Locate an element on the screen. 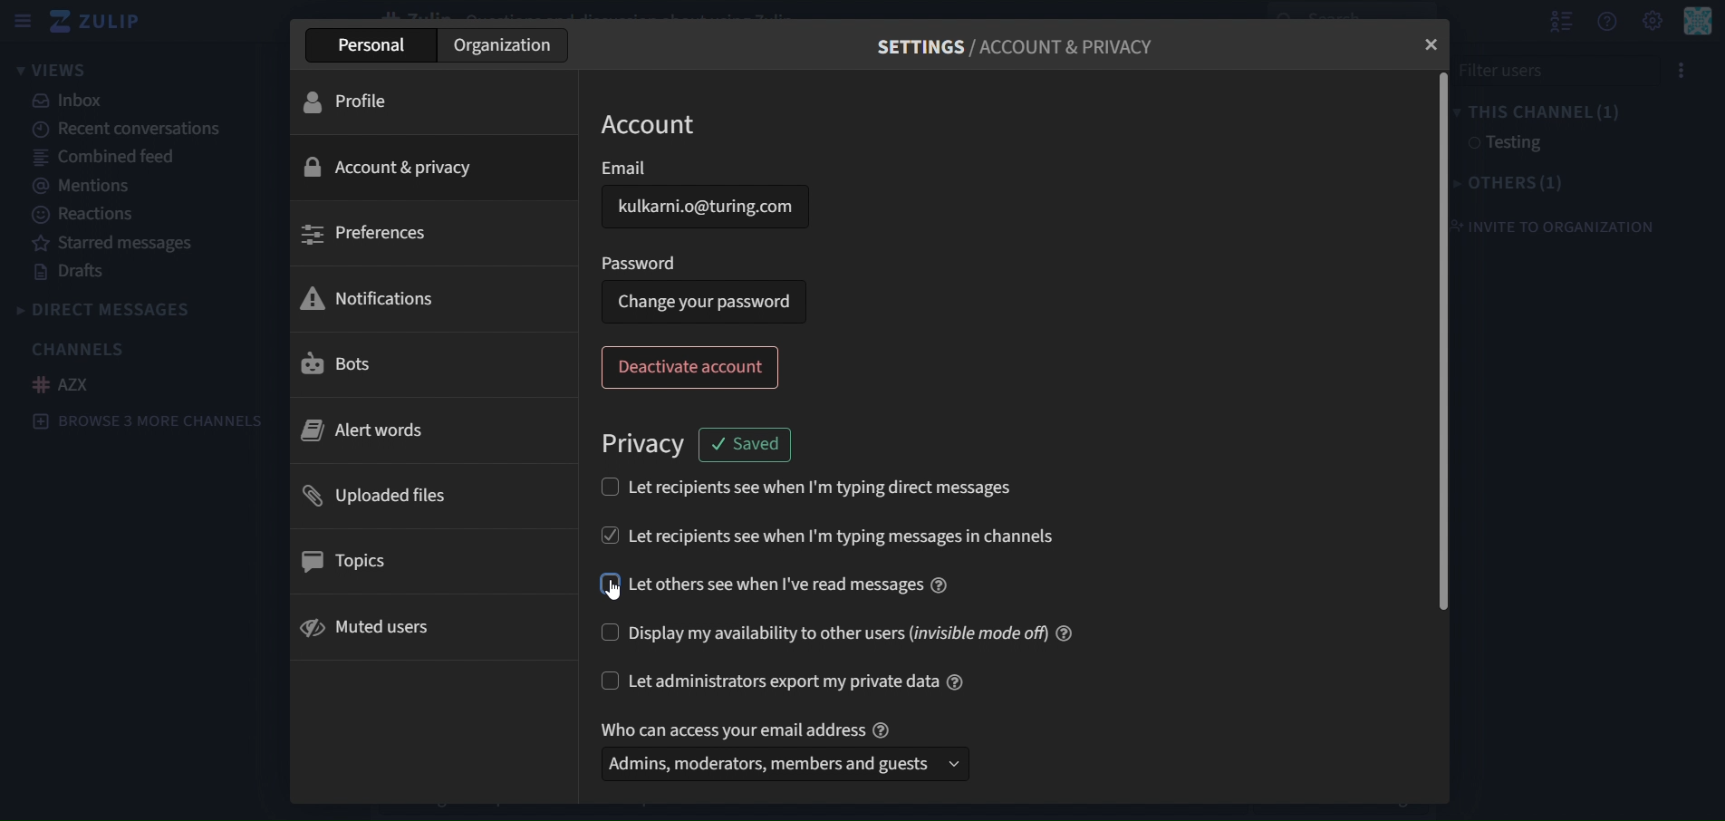  cursor is located at coordinates (622, 594).